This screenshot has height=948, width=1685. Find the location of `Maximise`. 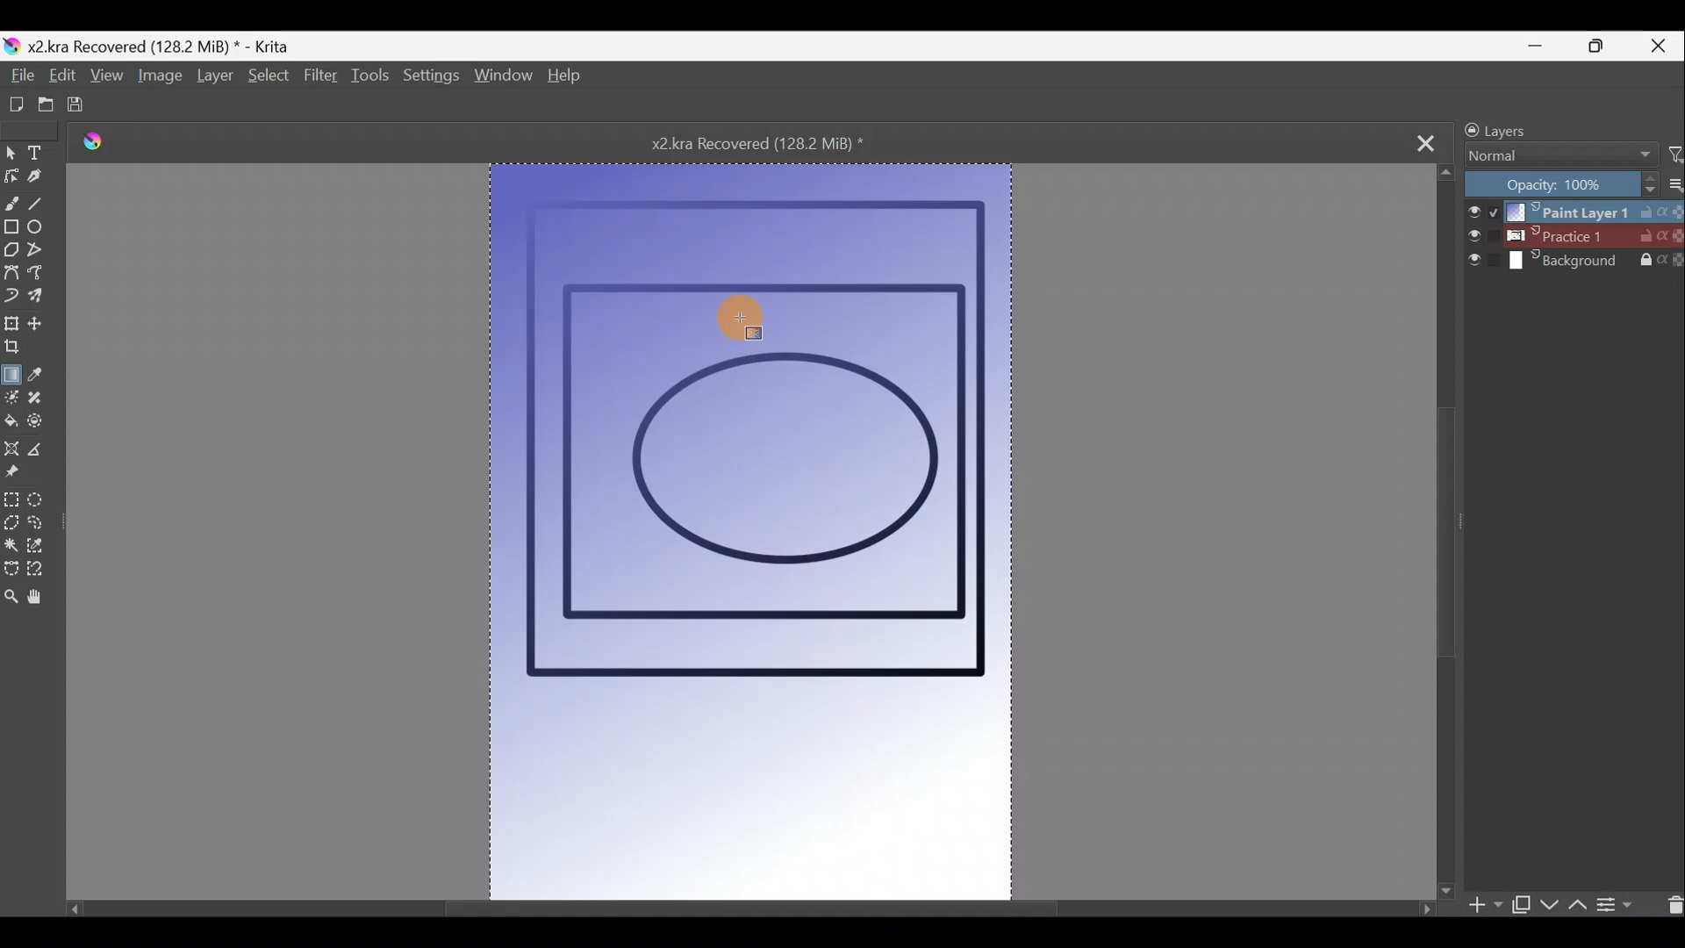

Maximise is located at coordinates (1604, 47).